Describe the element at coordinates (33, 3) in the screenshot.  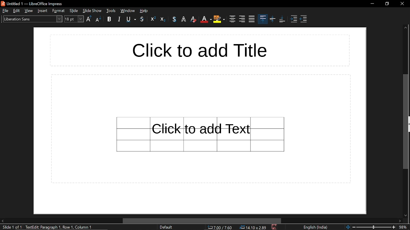
I see `untitled 1- libreoffice impress` at that location.